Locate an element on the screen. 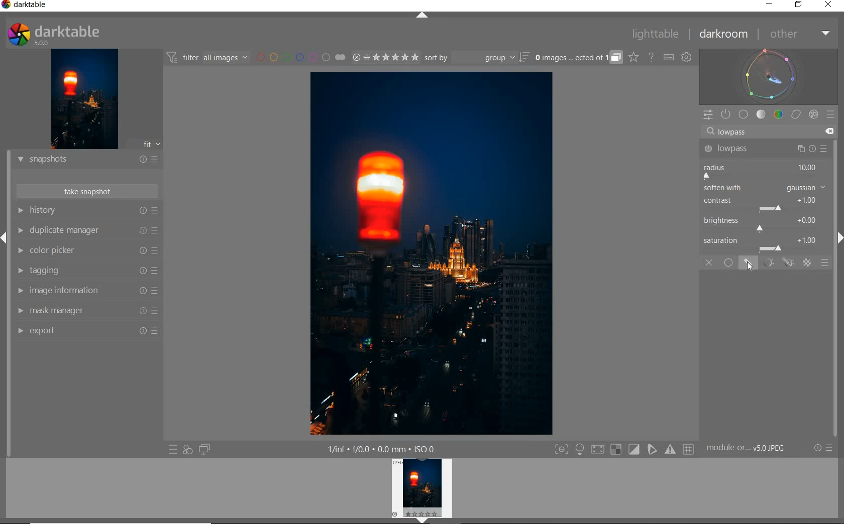 Image resolution: width=844 pixels, height=524 pixels. SOFTEN WITH is located at coordinates (765, 188).